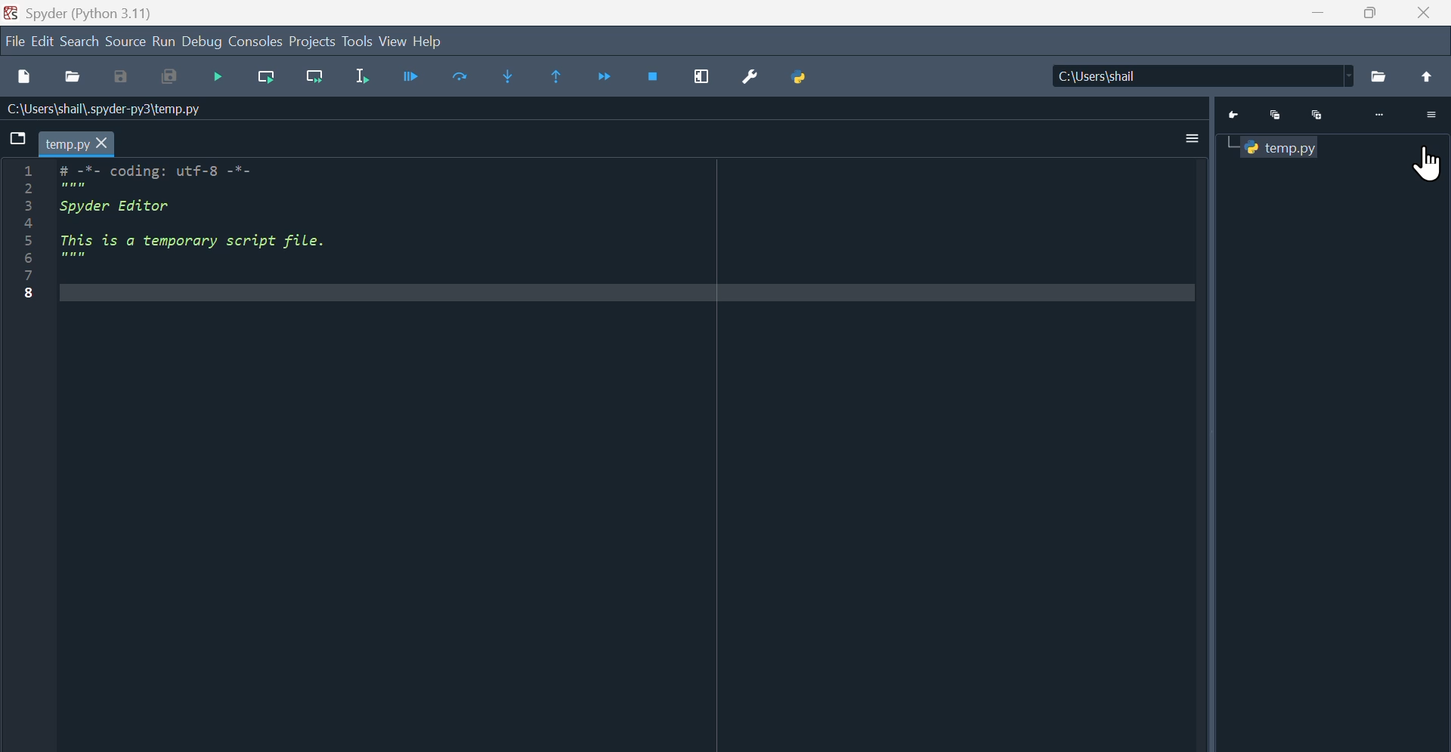 The image size is (1451, 752). Describe the element at coordinates (121, 79) in the screenshot. I see `save` at that location.